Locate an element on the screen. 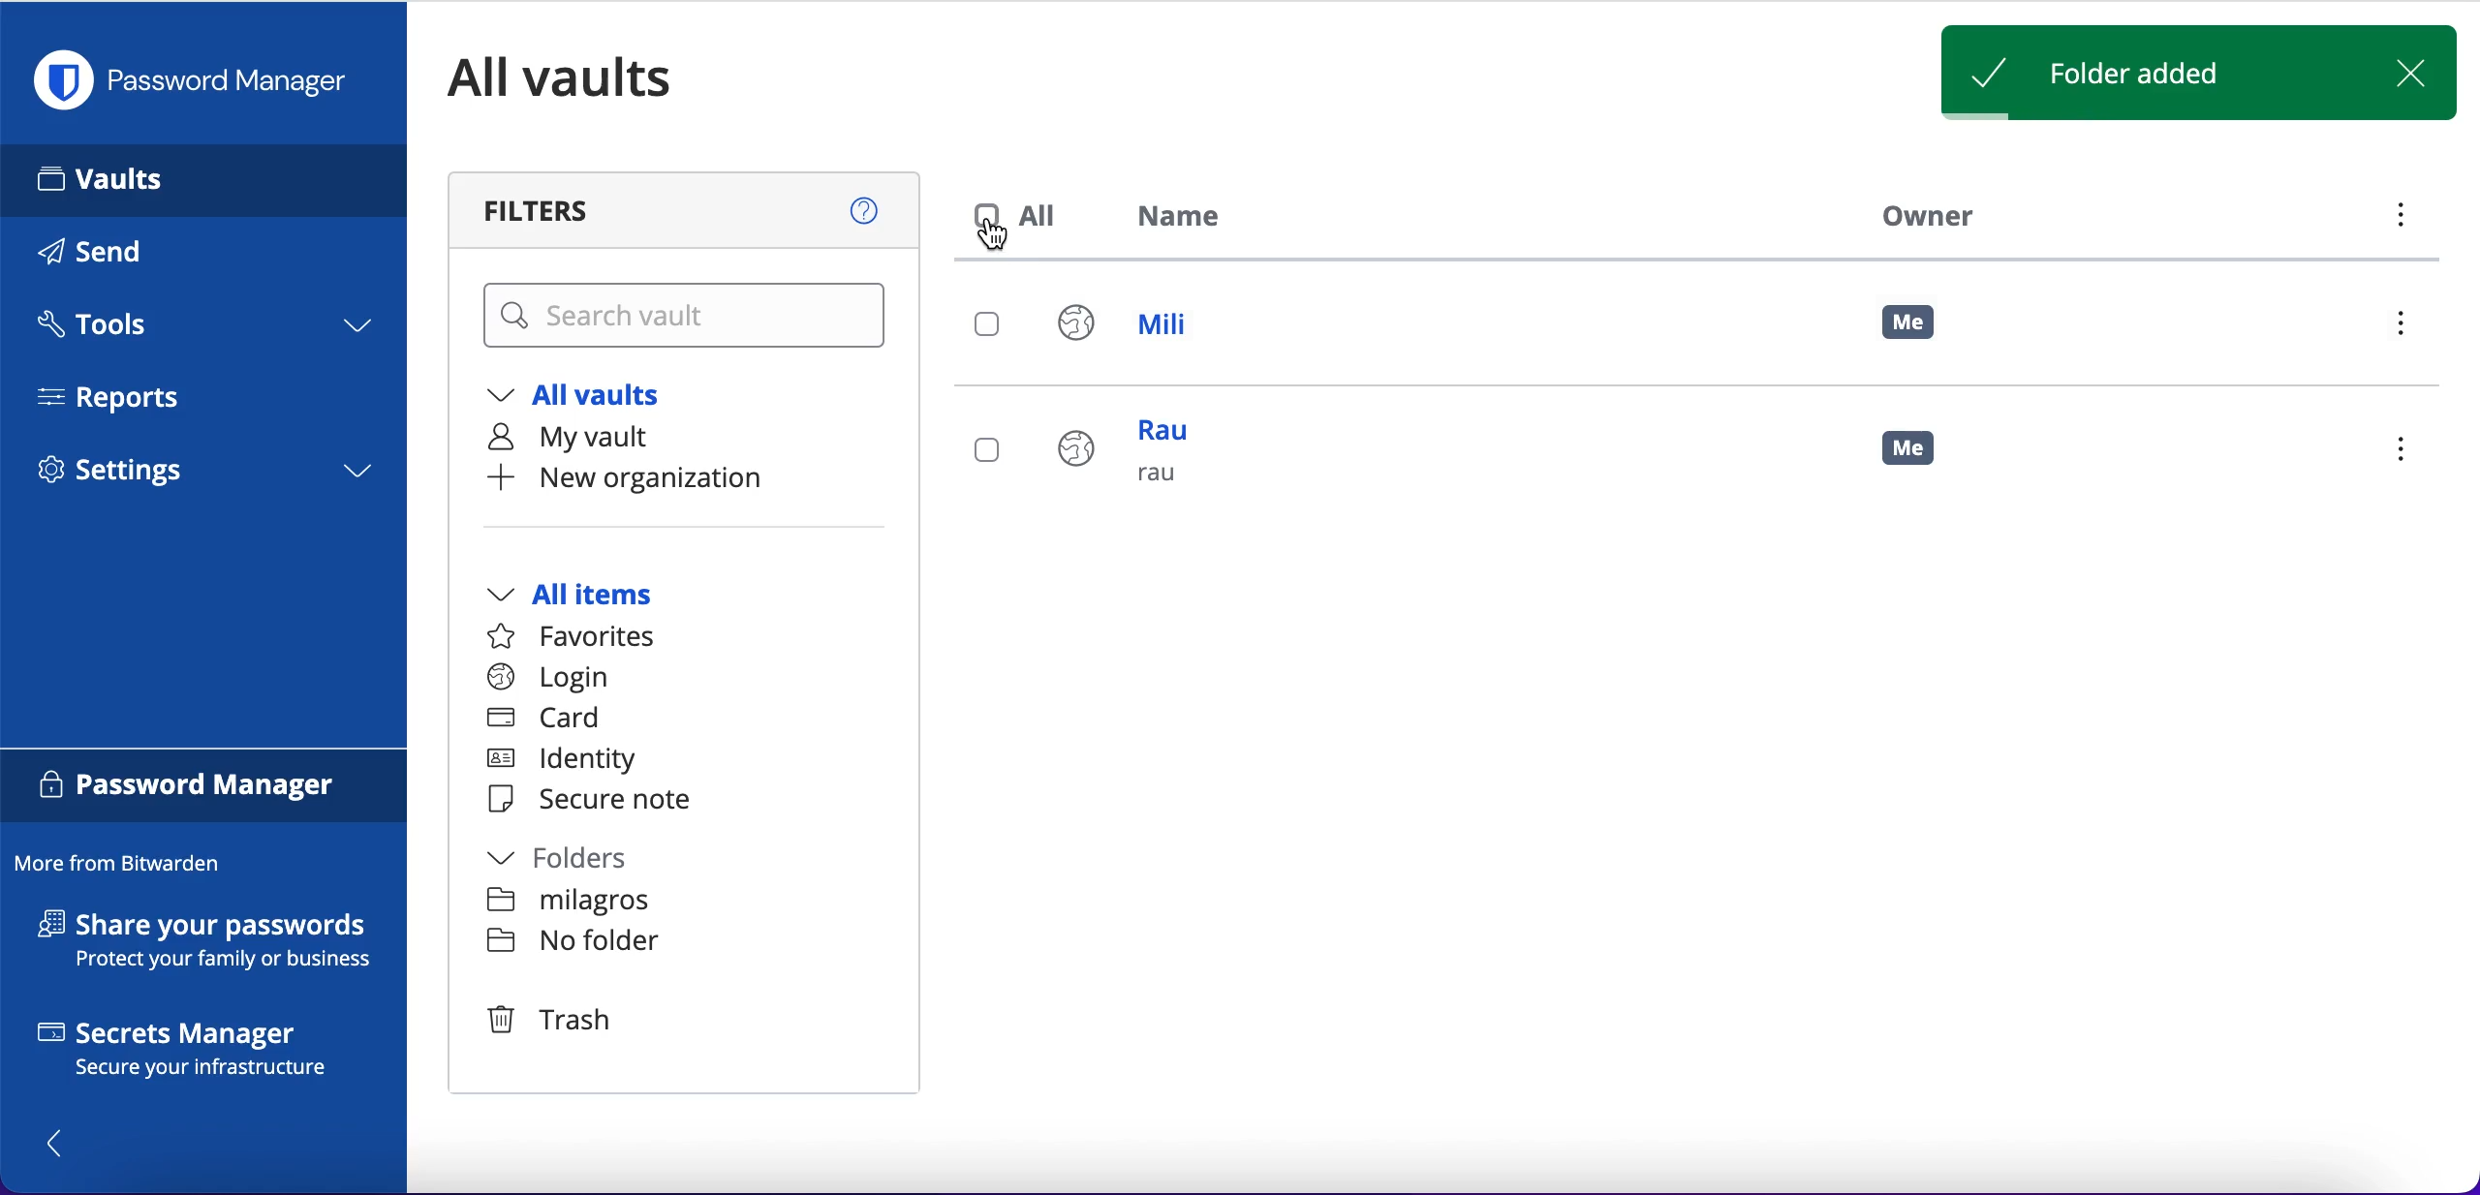 Image resolution: width=2480 pixels, height=1195 pixels. menu is located at coordinates (2398, 220).